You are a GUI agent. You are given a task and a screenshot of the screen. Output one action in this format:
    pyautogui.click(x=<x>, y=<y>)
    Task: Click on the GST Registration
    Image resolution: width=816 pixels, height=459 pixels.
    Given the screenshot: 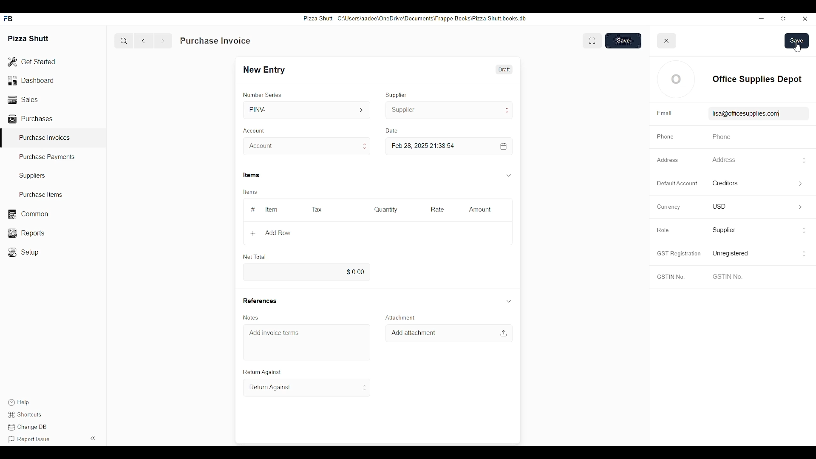 What is the action you would take?
    pyautogui.click(x=678, y=253)
    